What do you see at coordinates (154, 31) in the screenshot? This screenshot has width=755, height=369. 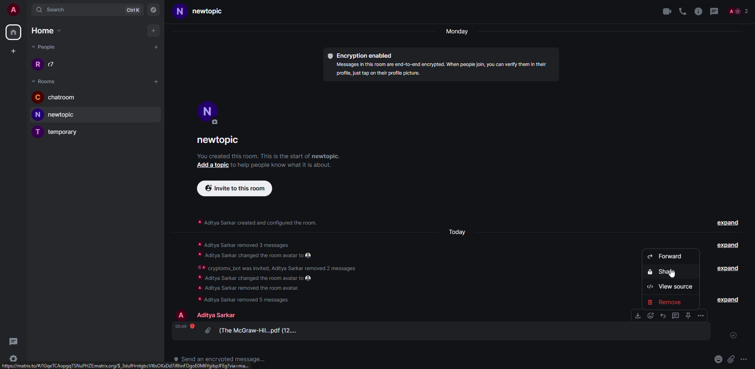 I see `add` at bounding box center [154, 31].